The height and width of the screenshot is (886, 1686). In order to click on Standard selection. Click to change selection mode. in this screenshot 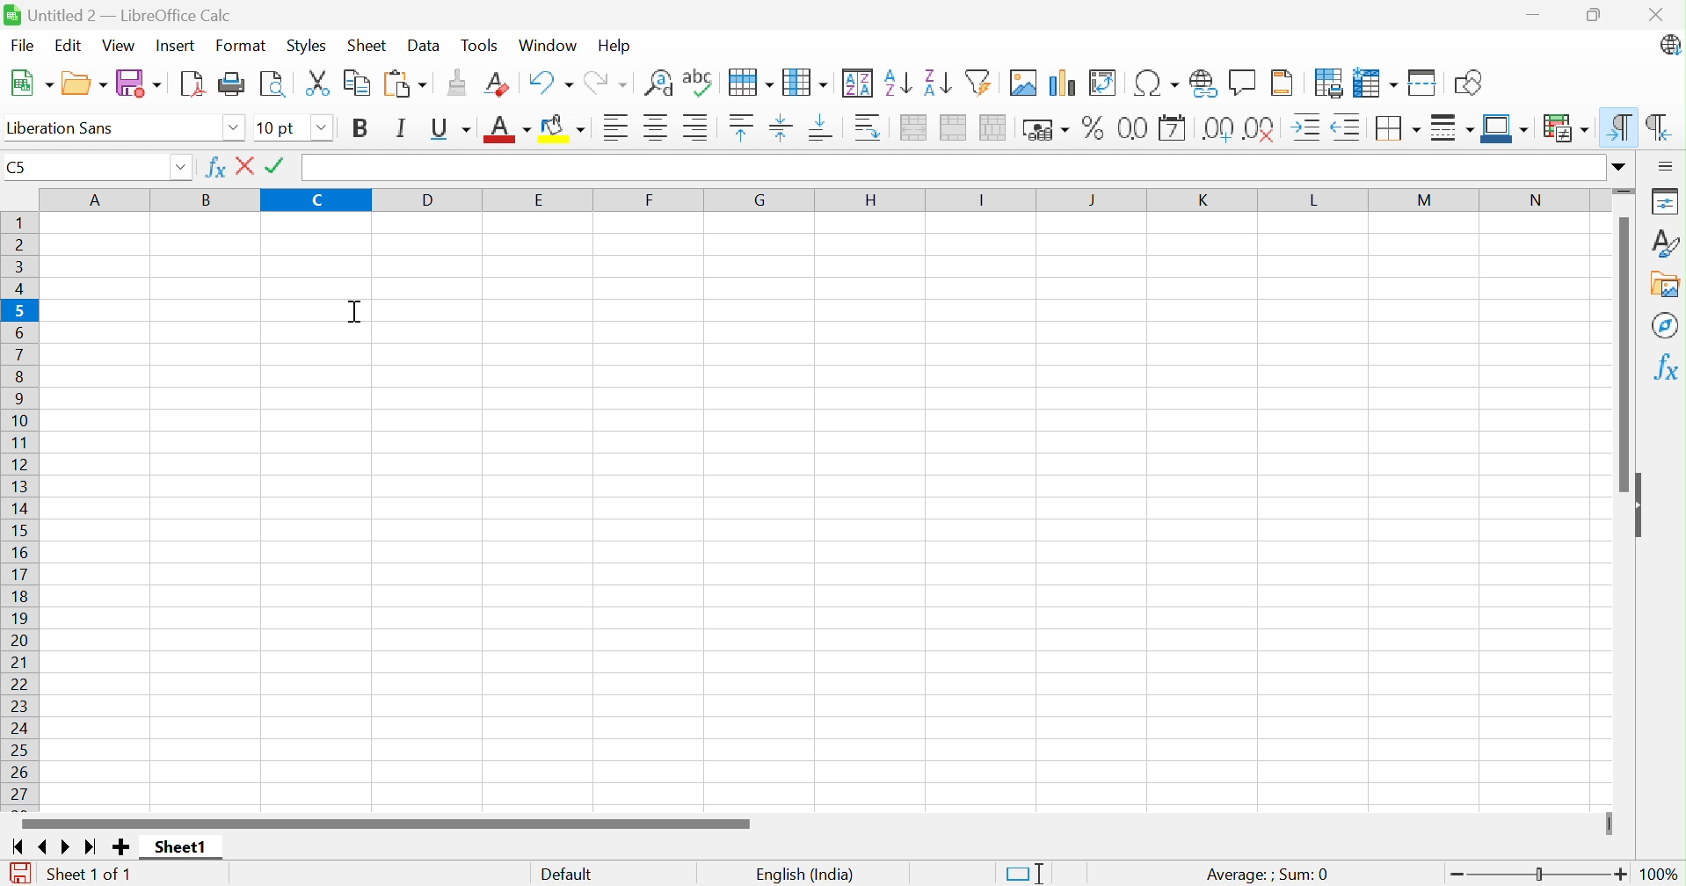, I will do `click(1024, 874)`.